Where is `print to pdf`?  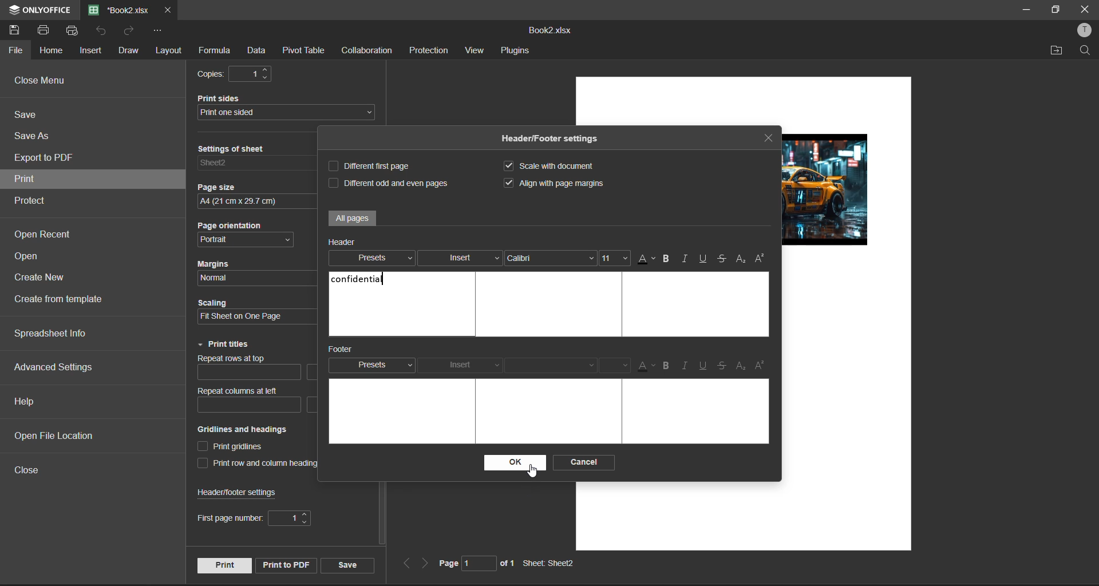 print to pdf is located at coordinates (284, 565).